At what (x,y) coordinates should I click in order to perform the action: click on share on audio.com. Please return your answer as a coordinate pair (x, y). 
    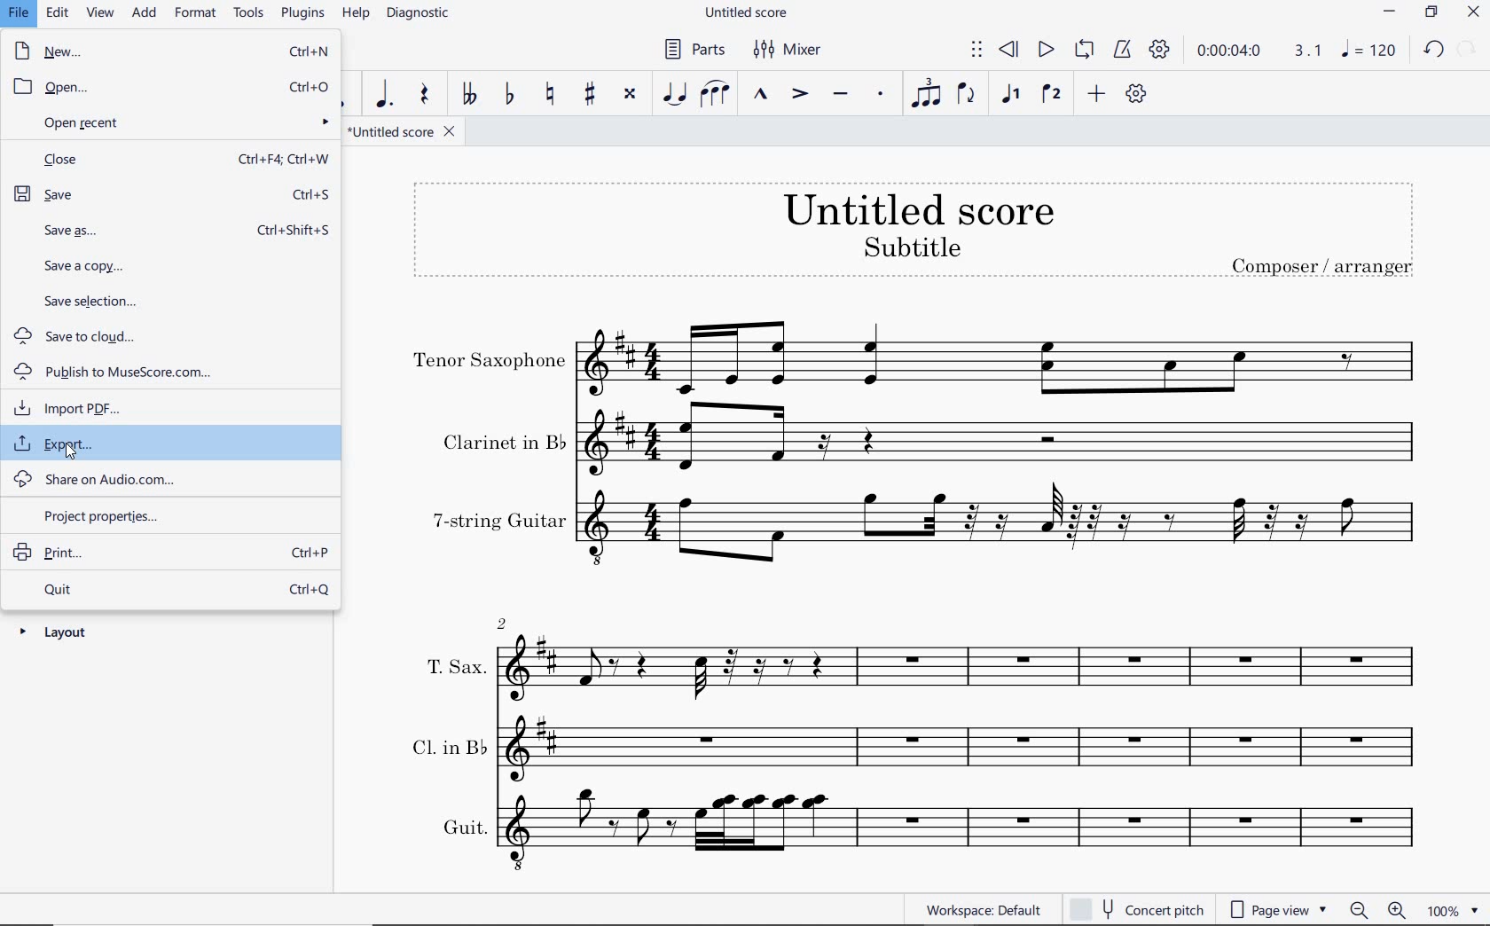
    Looking at the image, I should click on (169, 482).